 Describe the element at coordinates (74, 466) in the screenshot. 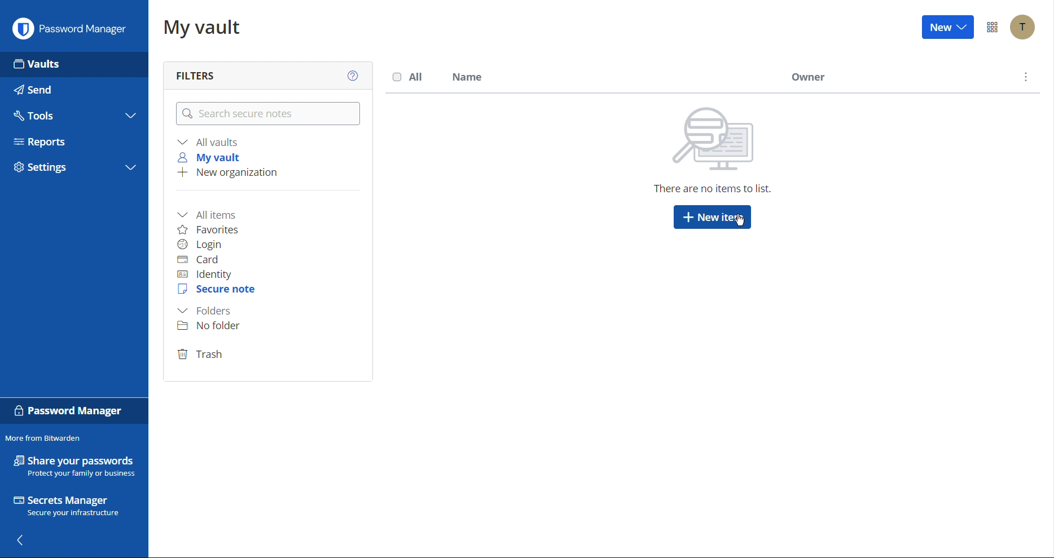

I see `Share your passwords` at that location.